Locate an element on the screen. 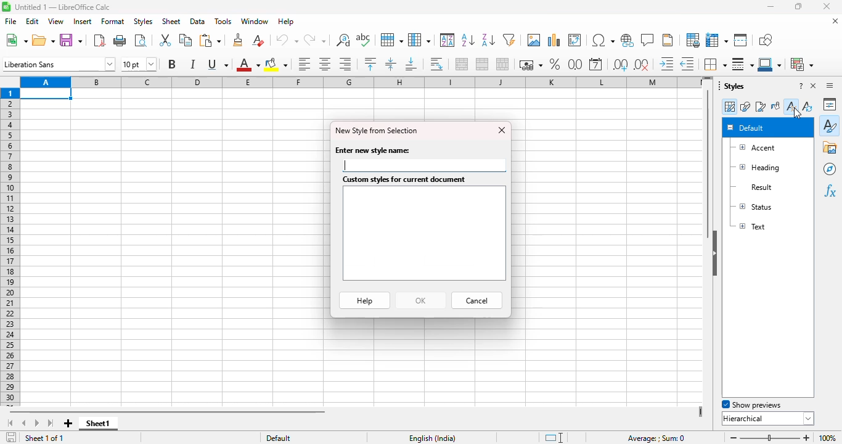 The height and width of the screenshot is (444, 842). help is located at coordinates (365, 300).